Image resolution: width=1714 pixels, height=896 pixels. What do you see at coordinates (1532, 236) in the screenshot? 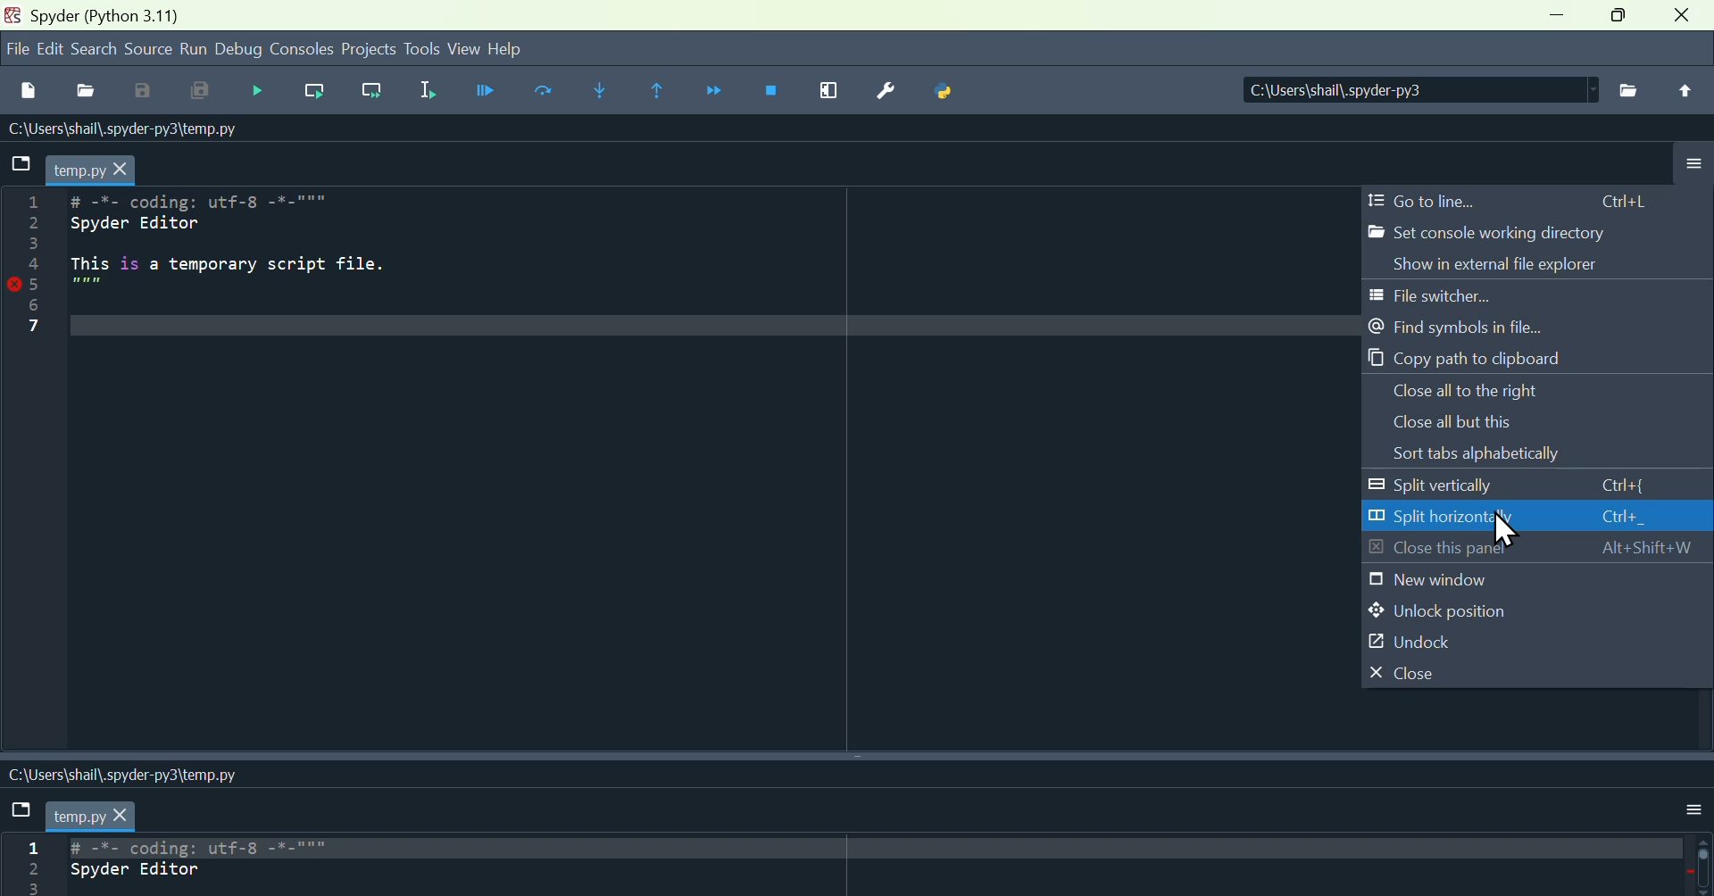
I see `Set console working directory` at bounding box center [1532, 236].